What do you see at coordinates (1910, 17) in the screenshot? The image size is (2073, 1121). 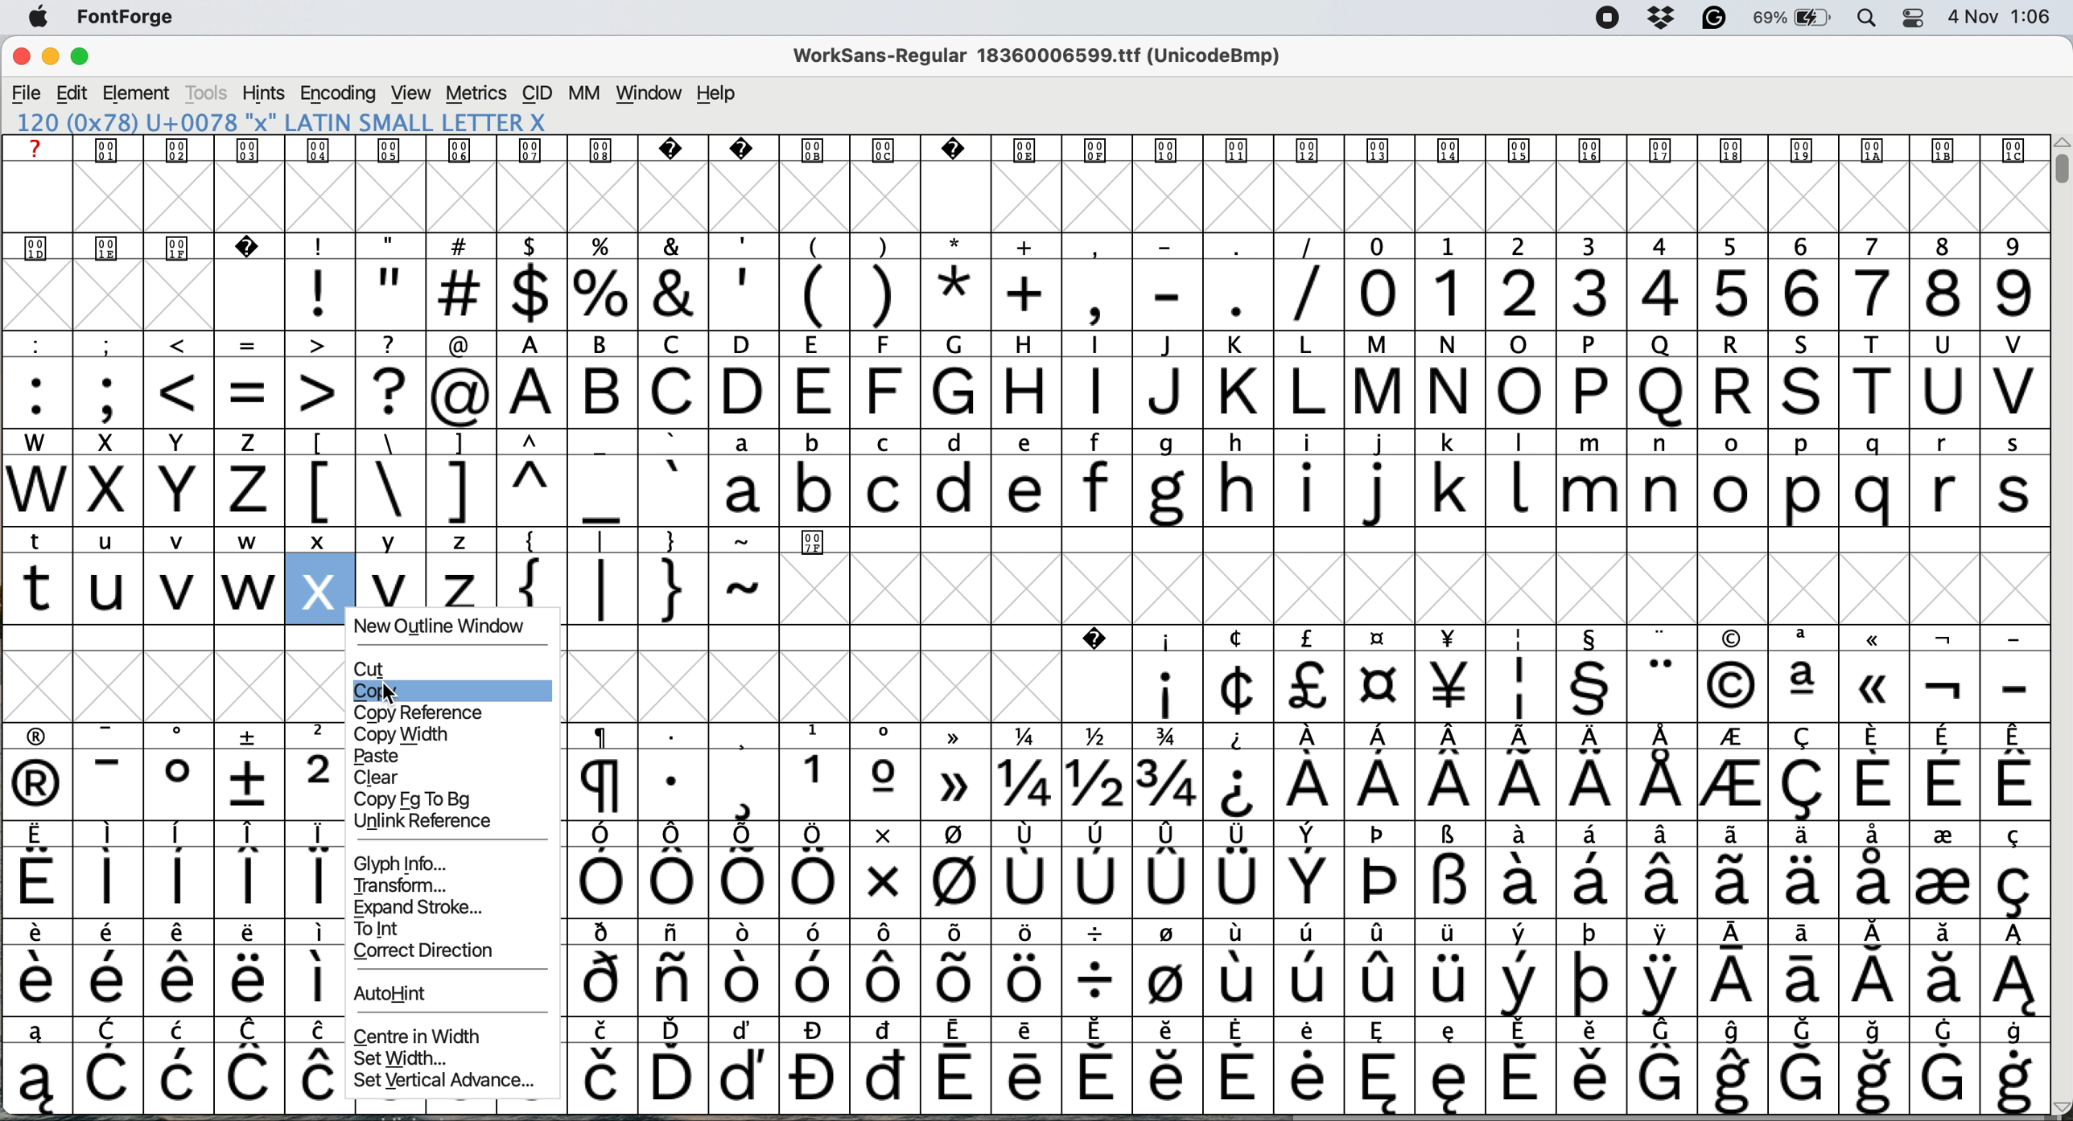 I see `control center` at bounding box center [1910, 17].